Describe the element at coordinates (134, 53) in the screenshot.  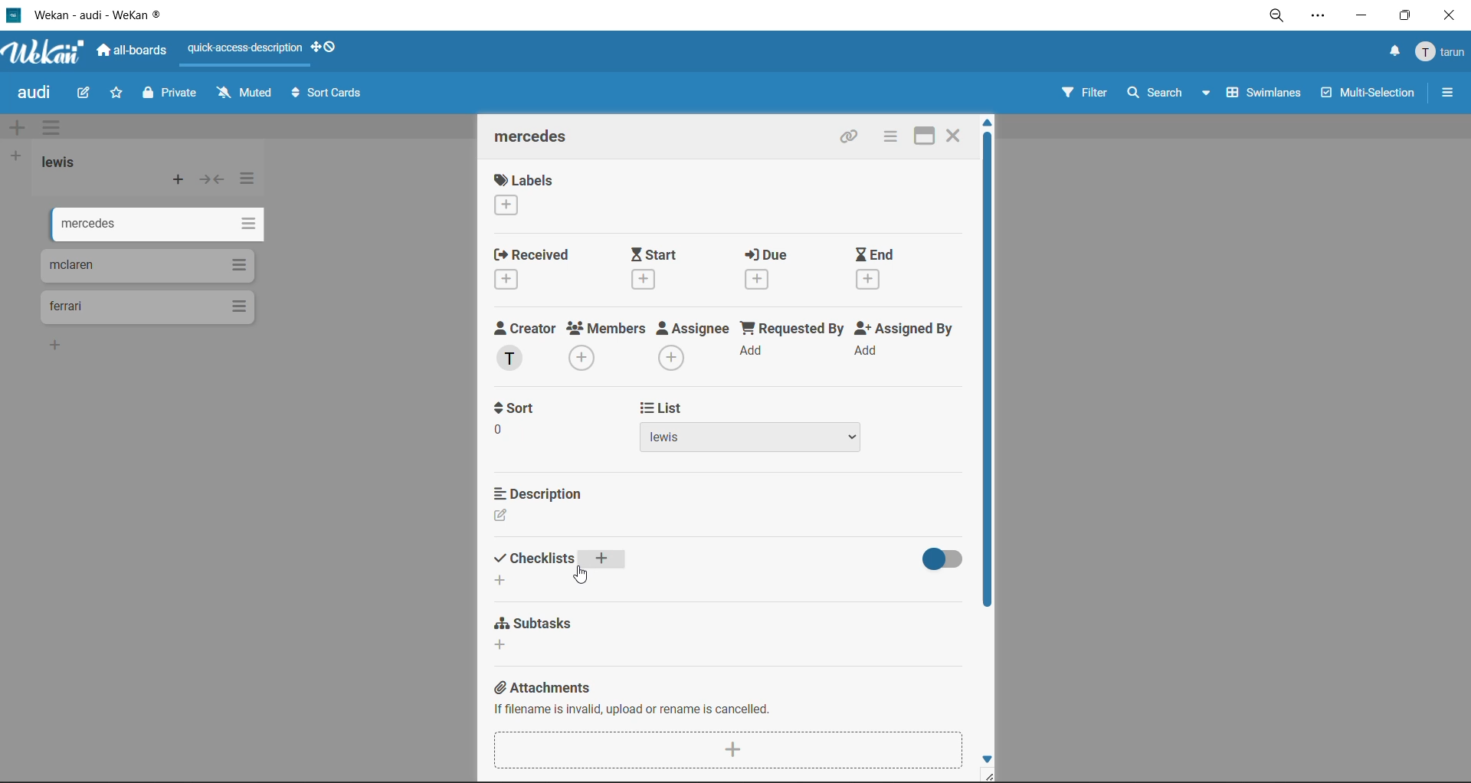
I see `all boards` at that location.